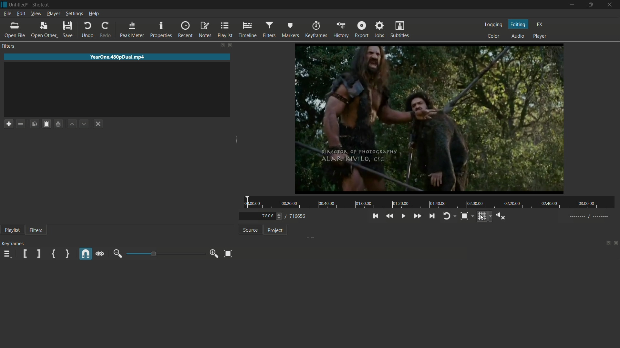  What do you see at coordinates (223, 46) in the screenshot?
I see `change layout` at bounding box center [223, 46].